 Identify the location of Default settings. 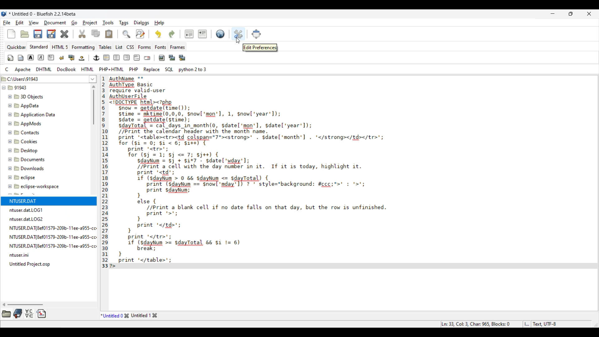
(220, 34).